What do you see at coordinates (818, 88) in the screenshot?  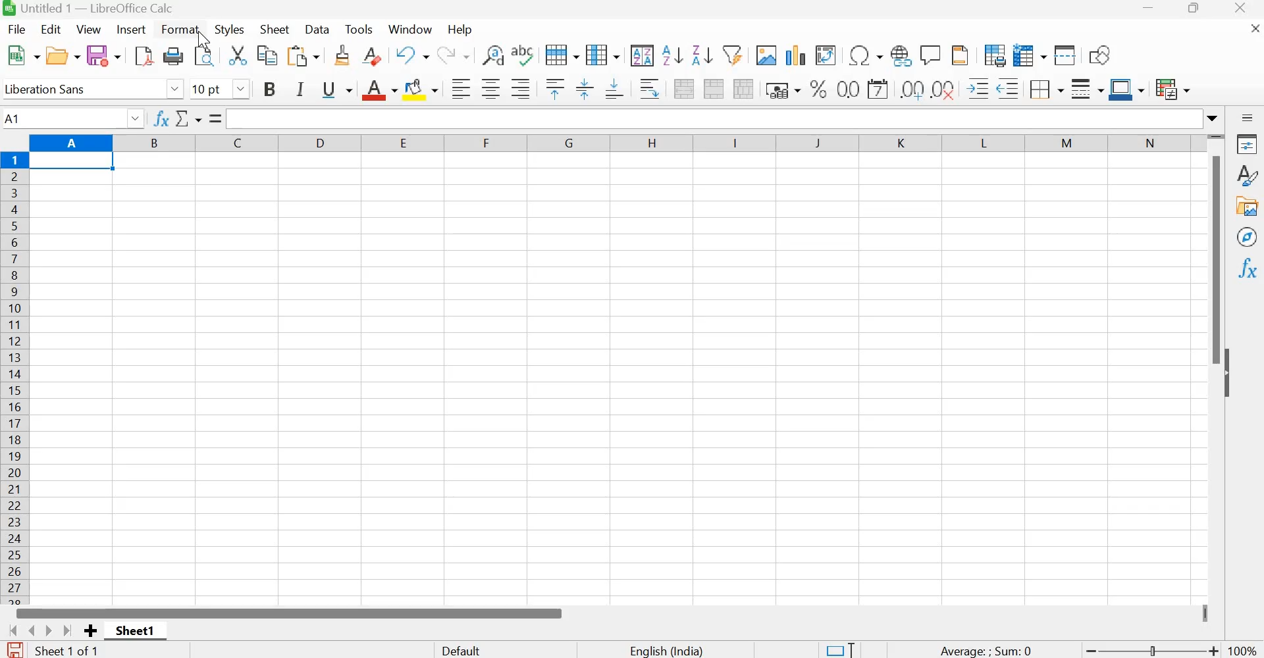 I see `Format as percent` at bounding box center [818, 88].